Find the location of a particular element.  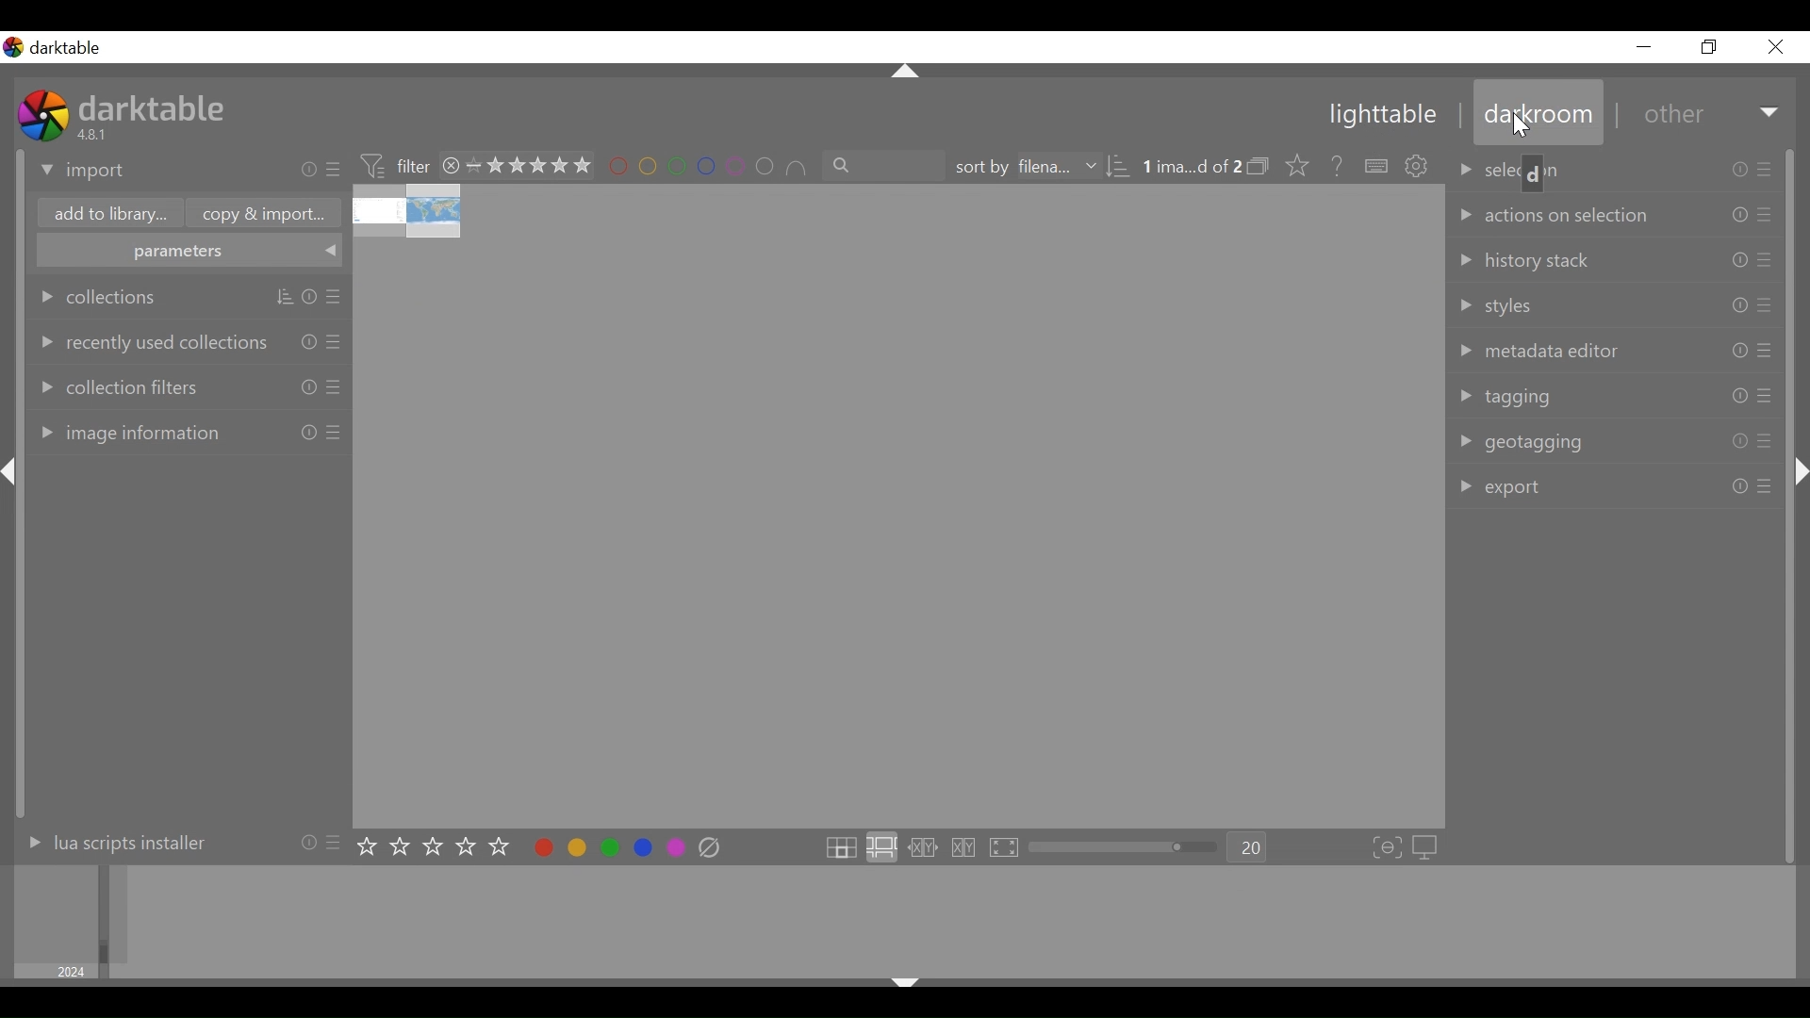

 is located at coordinates (13, 488).